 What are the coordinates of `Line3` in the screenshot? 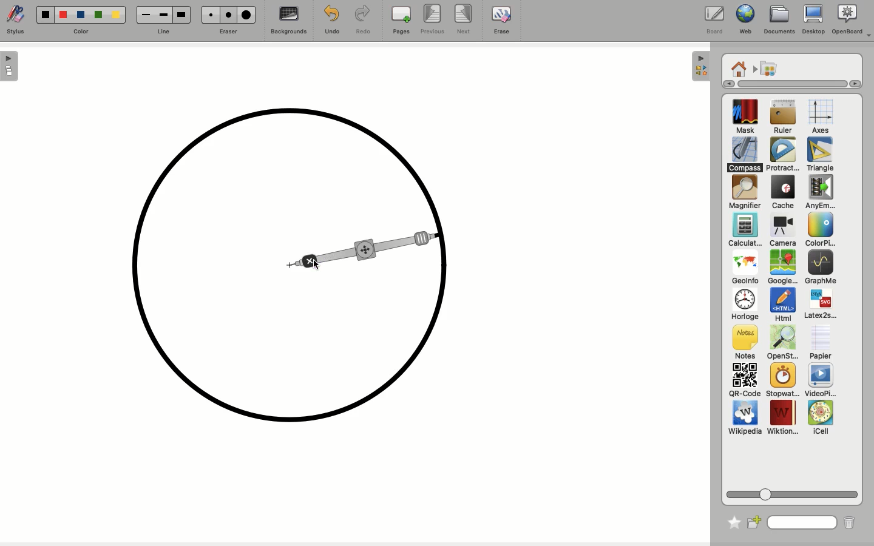 It's located at (180, 15).